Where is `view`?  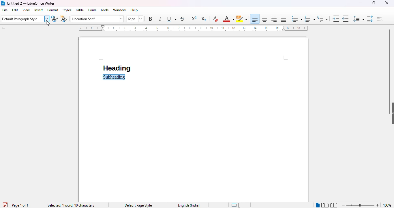
view is located at coordinates (26, 10).